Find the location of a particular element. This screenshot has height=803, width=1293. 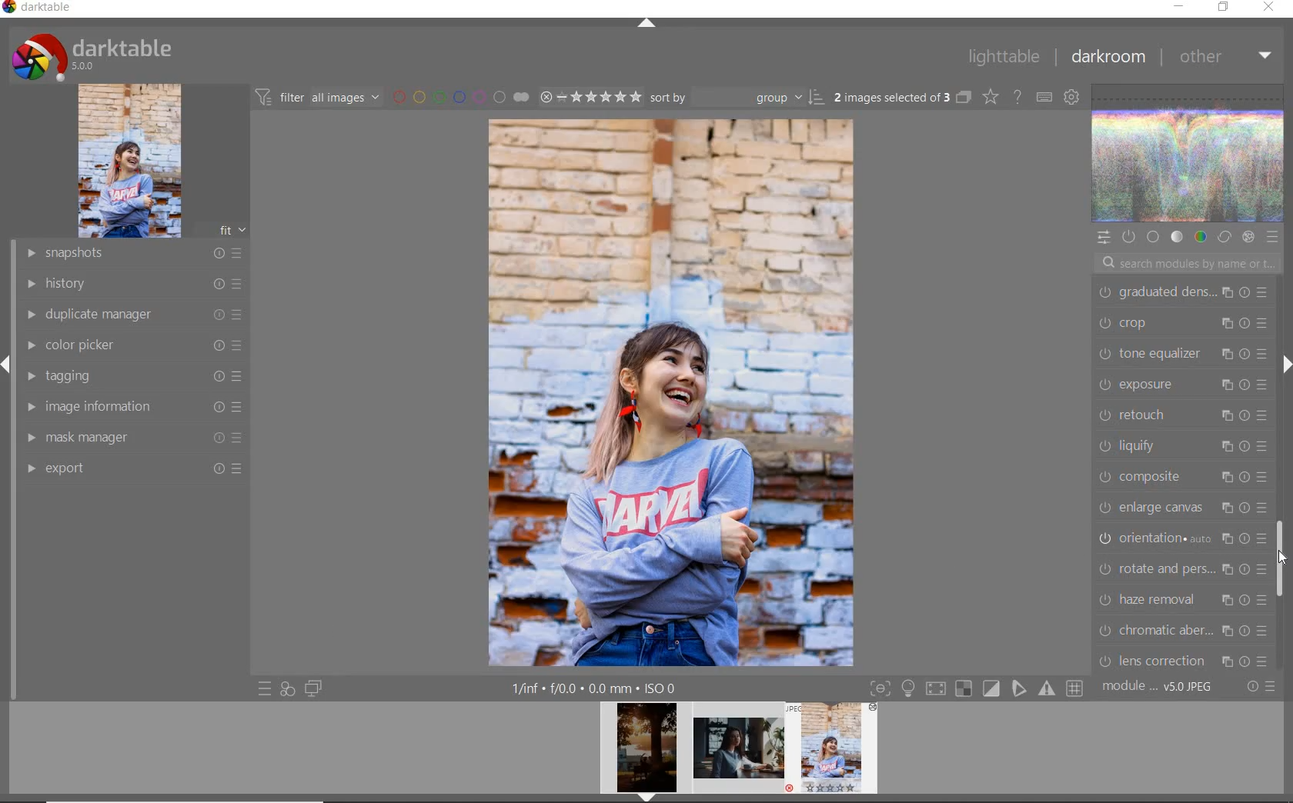

rotate is located at coordinates (1183, 569).